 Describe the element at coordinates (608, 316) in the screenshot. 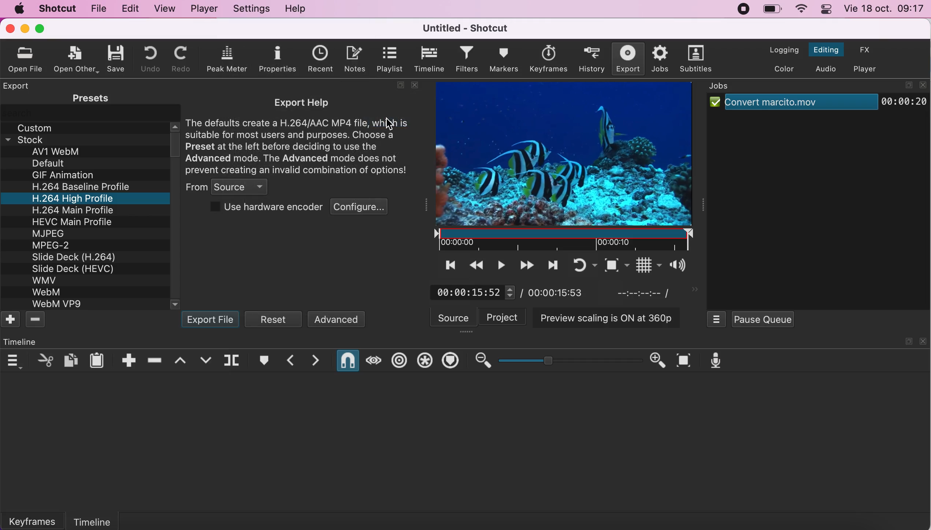

I see `preview scaling is on at 360p` at that location.